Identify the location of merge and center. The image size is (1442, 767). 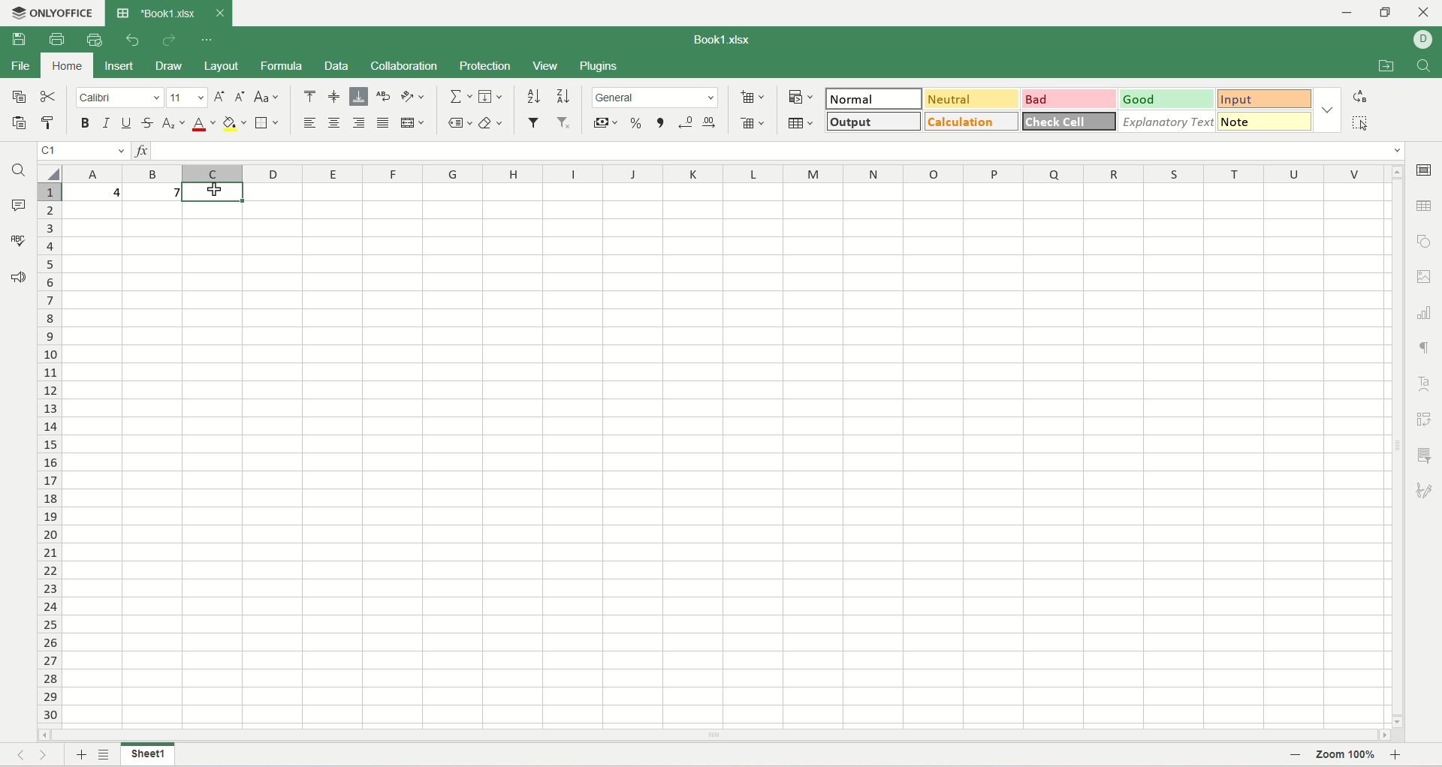
(412, 123).